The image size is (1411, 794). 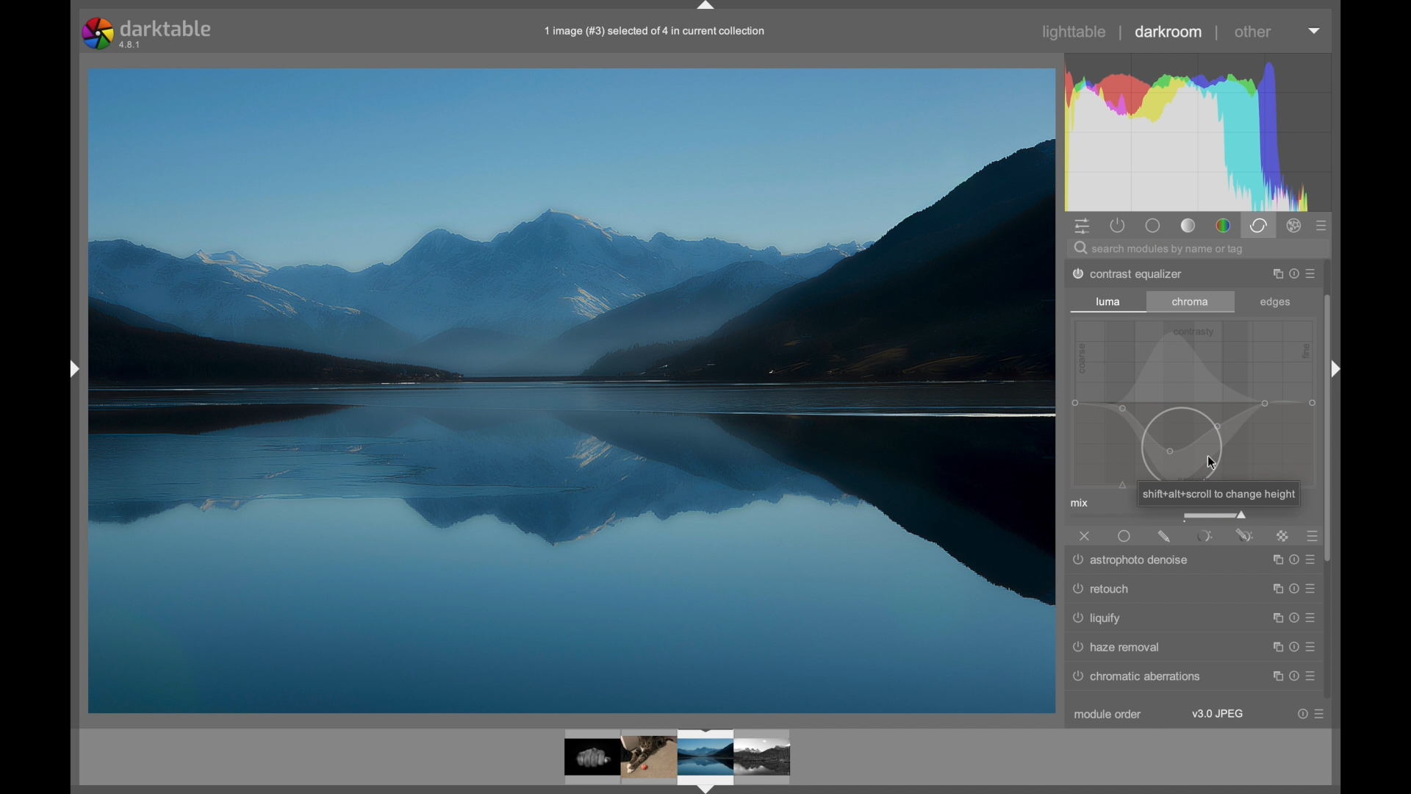 What do you see at coordinates (1190, 302) in the screenshot?
I see `chroma` at bounding box center [1190, 302].